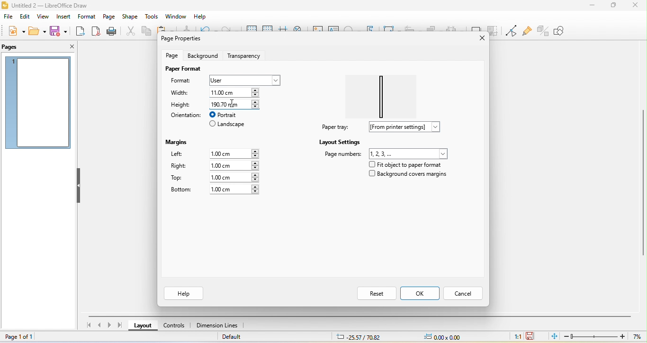 The image size is (647, 343). Describe the element at coordinates (36, 31) in the screenshot. I see `open` at that location.